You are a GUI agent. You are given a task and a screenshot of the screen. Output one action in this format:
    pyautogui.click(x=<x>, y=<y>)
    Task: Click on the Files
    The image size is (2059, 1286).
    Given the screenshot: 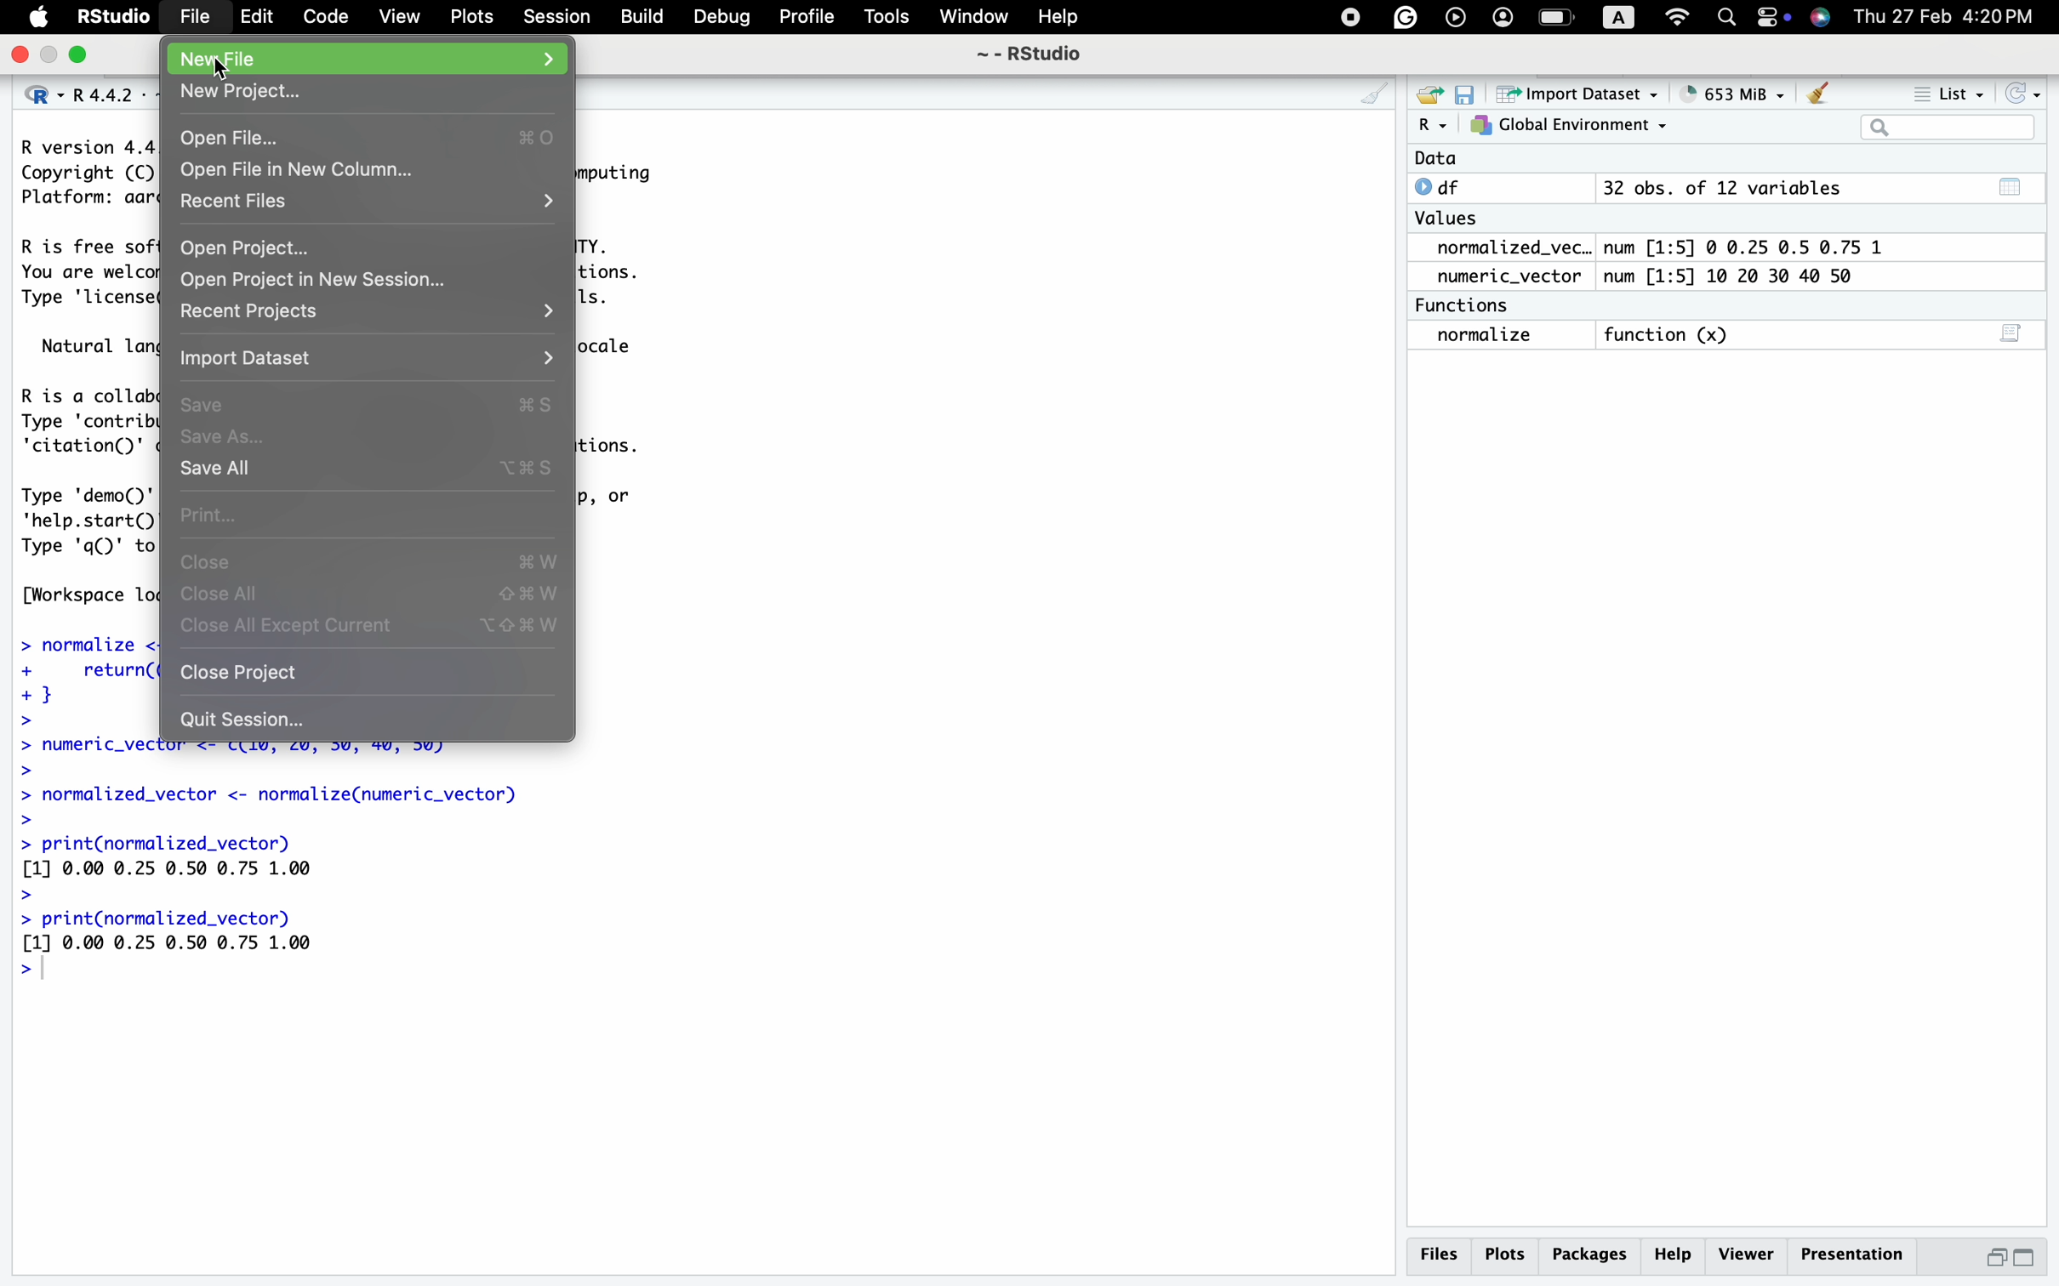 What is the action you would take?
    pyautogui.click(x=1437, y=1254)
    